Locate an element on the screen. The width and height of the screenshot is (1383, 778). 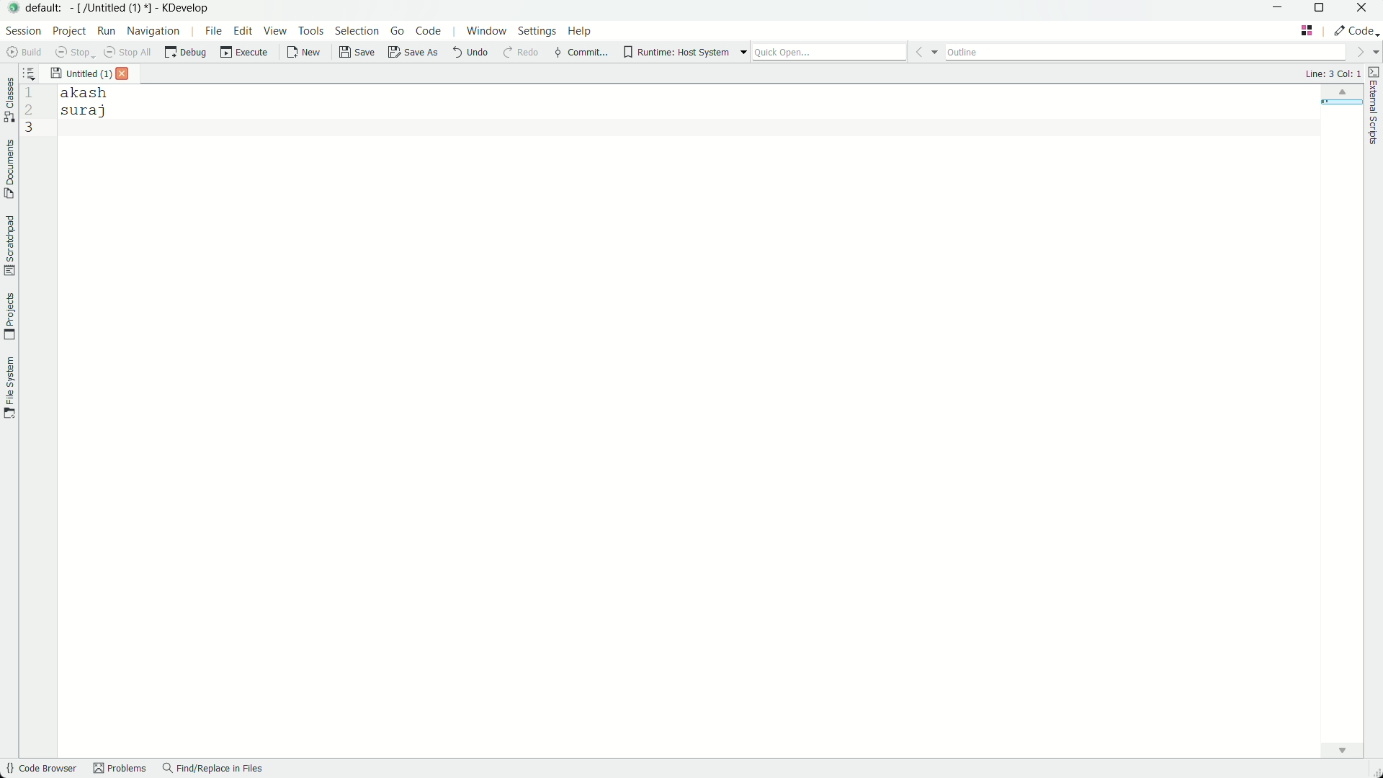
window menu is located at coordinates (485, 31).